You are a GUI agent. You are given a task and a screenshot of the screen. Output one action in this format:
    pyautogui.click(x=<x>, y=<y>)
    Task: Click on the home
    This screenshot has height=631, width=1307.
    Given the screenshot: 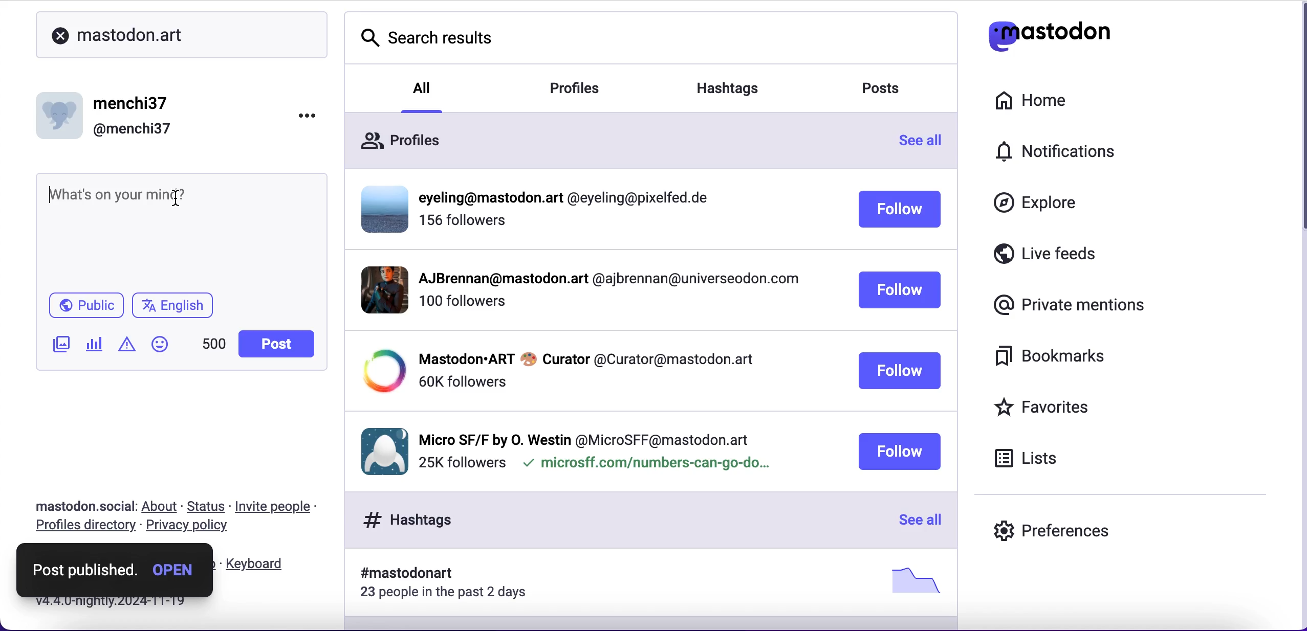 What is the action you would take?
    pyautogui.click(x=1044, y=101)
    